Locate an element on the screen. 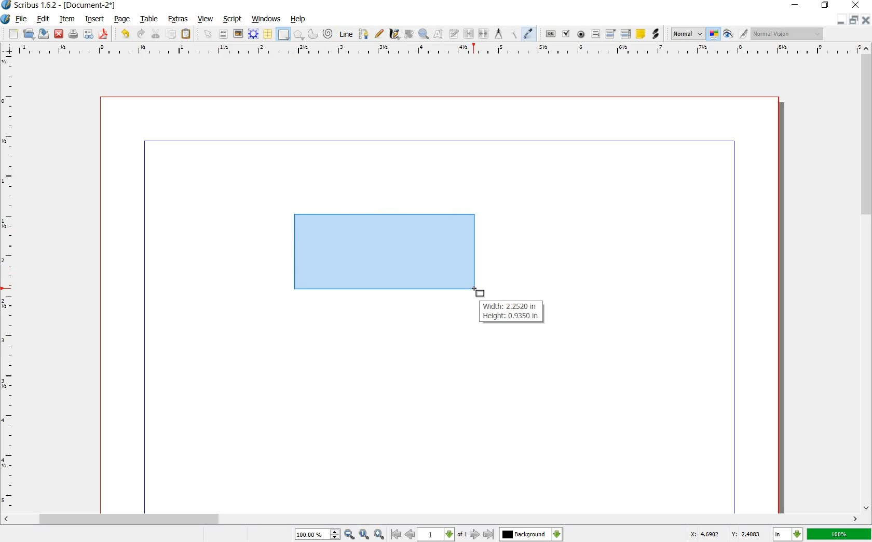 This screenshot has width=872, height=542. PRINT is located at coordinates (73, 34).